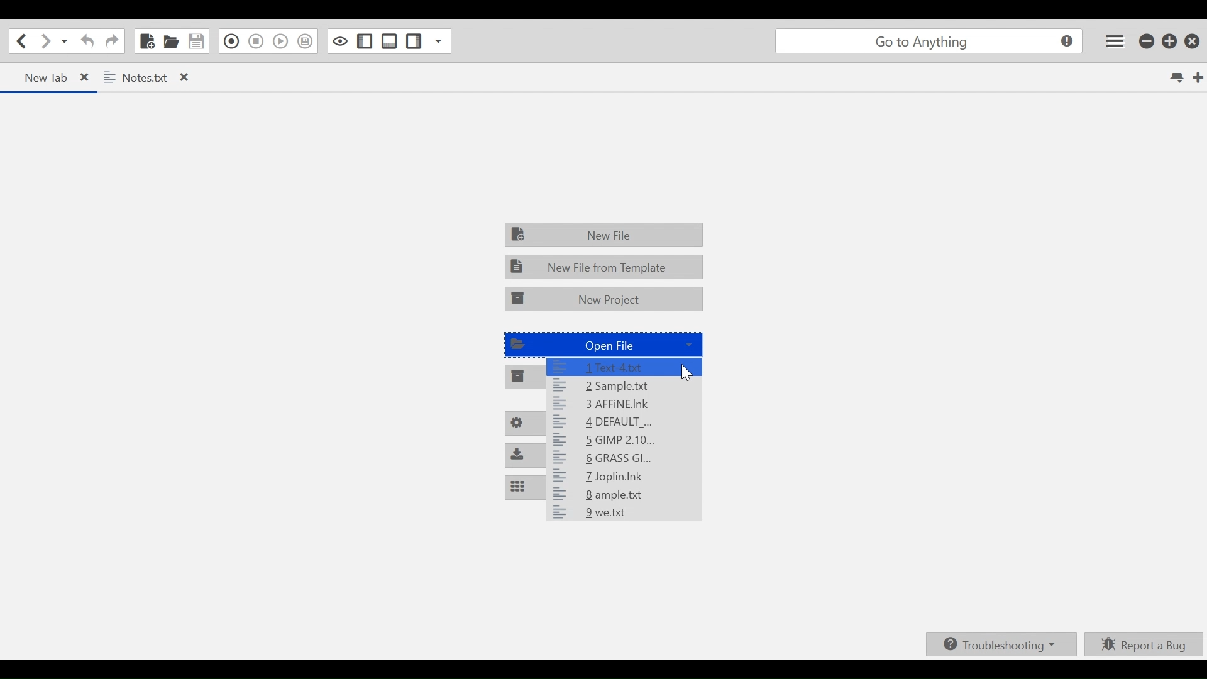 Image resolution: width=1207 pixels, height=679 pixels. What do you see at coordinates (1116, 41) in the screenshot?
I see `Application menu` at bounding box center [1116, 41].